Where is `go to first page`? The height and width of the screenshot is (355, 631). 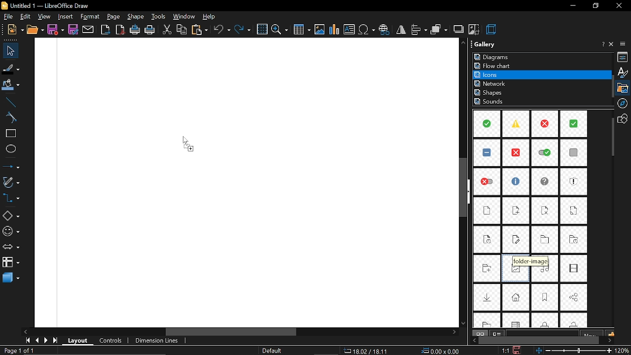 go to first page is located at coordinates (26, 340).